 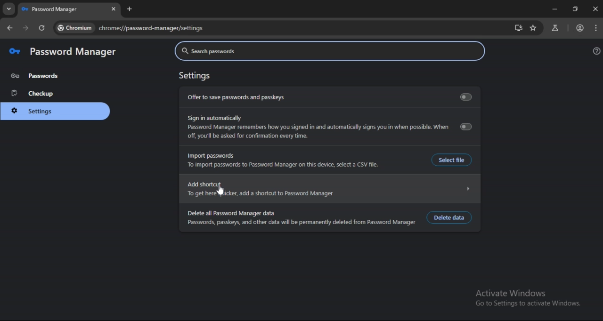 What do you see at coordinates (519, 28) in the screenshot?
I see `install app` at bounding box center [519, 28].